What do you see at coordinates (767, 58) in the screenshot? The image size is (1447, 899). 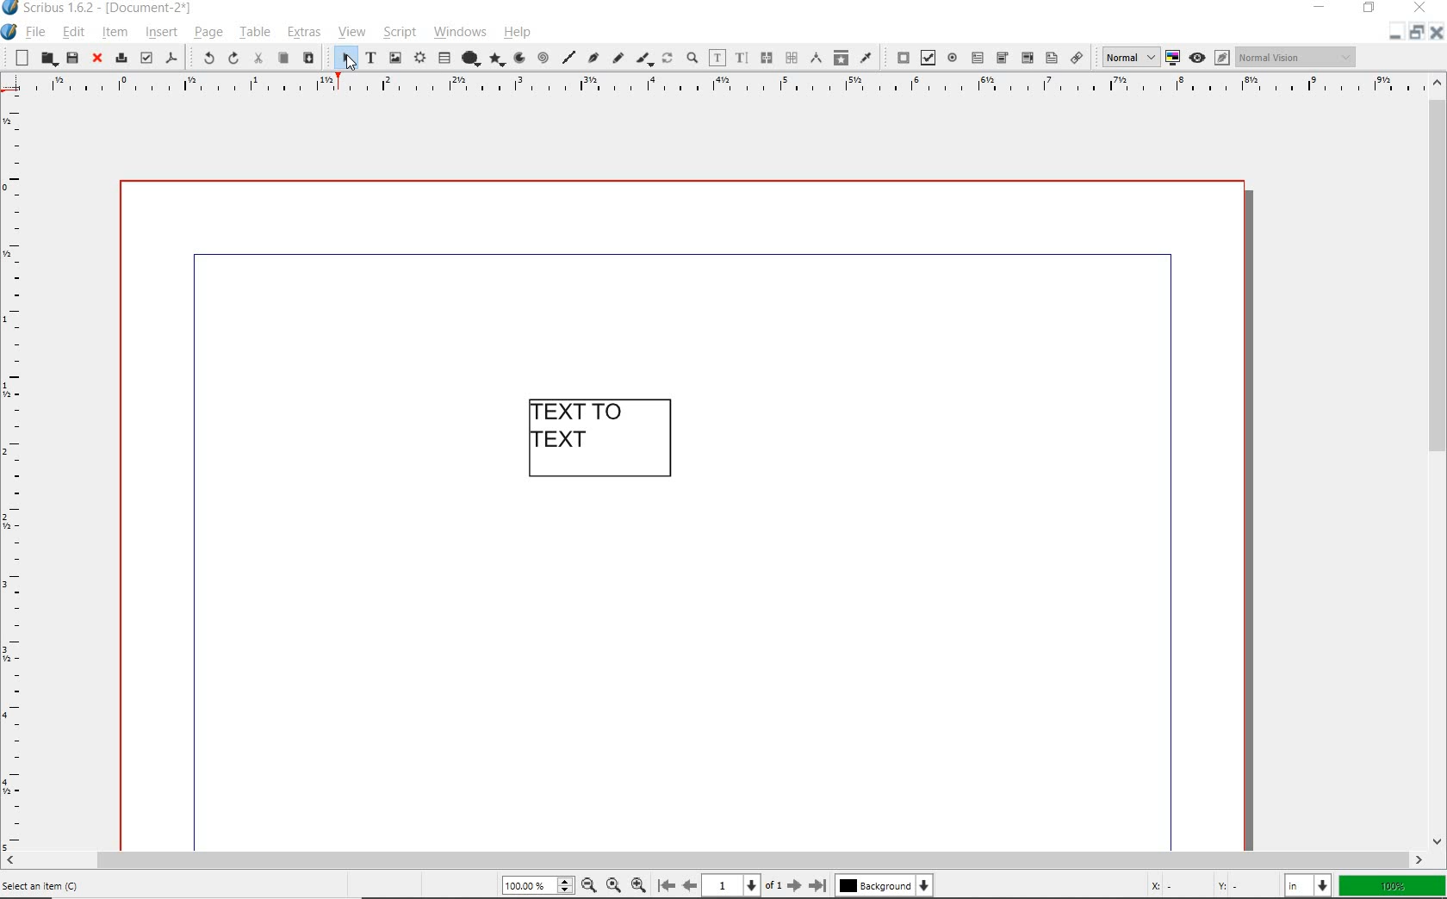 I see `link text frames` at bounding box center [767, 58].